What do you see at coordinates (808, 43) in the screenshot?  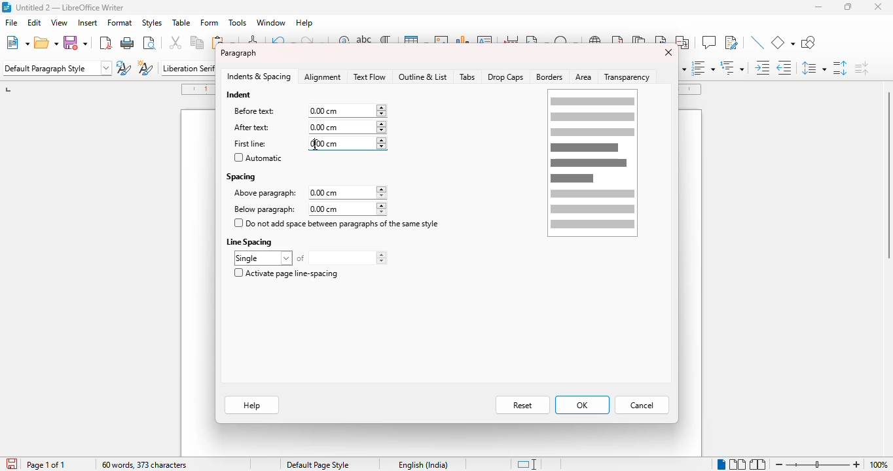 I see `show draw functions` at bounding box center [808, 43].